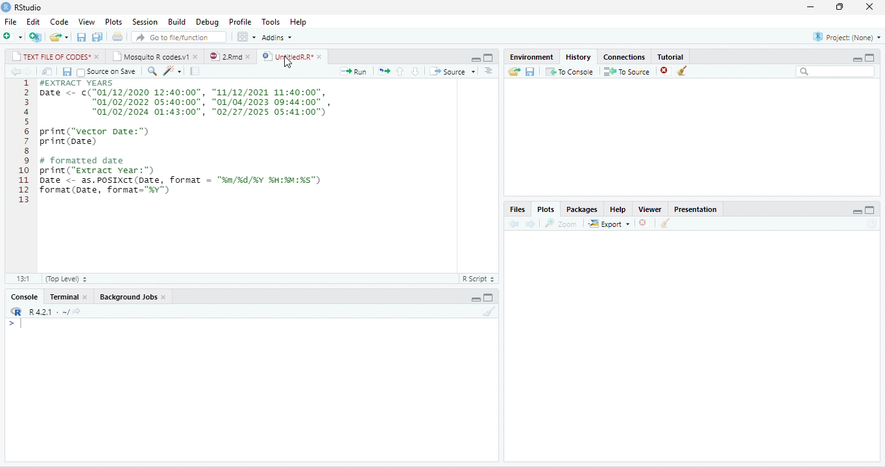  Describe the element at coordinates (24, 297) in the screenshot. I see `Console` at that location.